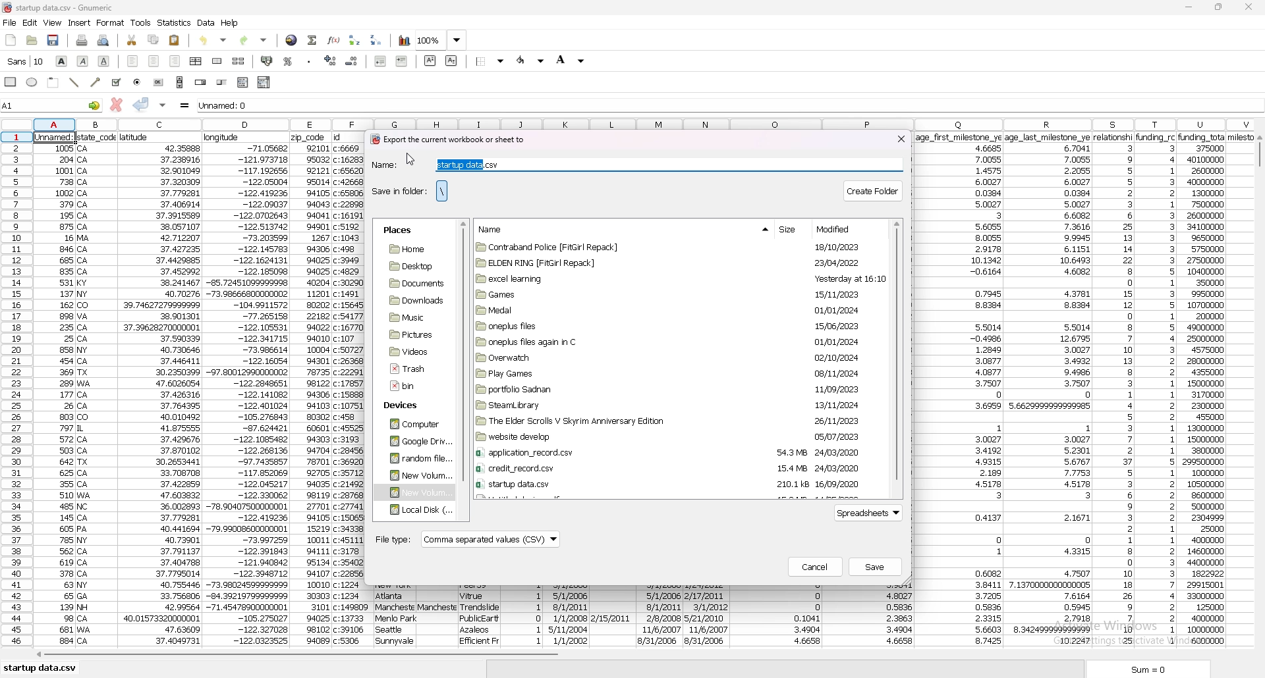 The width and height of the screenshot is (1265, 678). I want to click on cut, so click(132, 41).